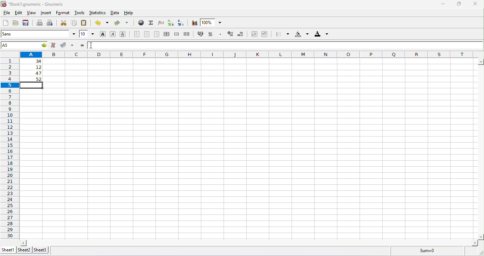  What do you see at coordinates (33, 67) in the screenshot?
I see `12` at bounding box center [33, 67].